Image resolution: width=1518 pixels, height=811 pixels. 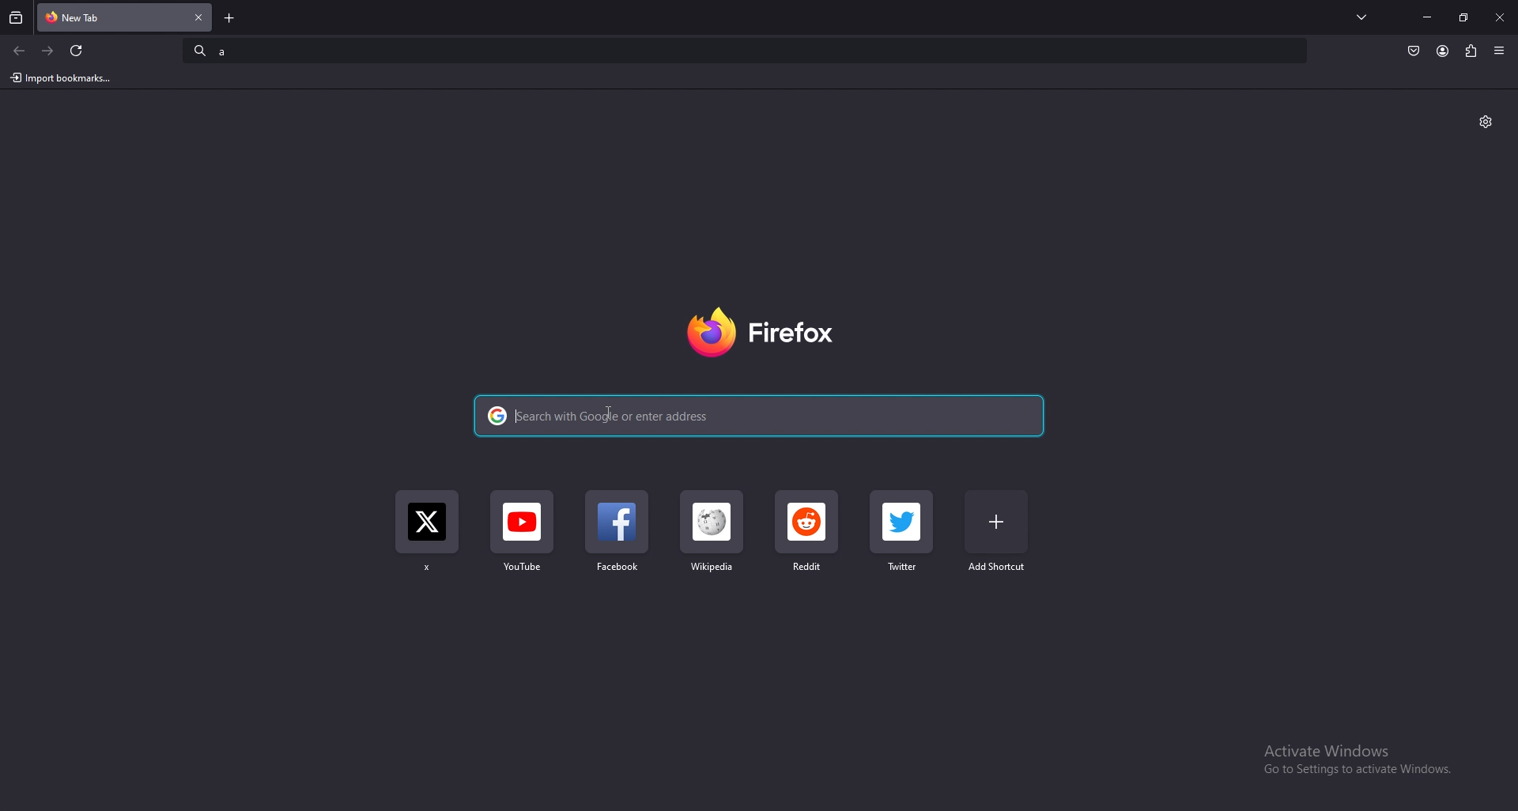 What do you see at coordinates (427, 537) in the screenshot?
I see `twitter` at bounding box center [427, 537].